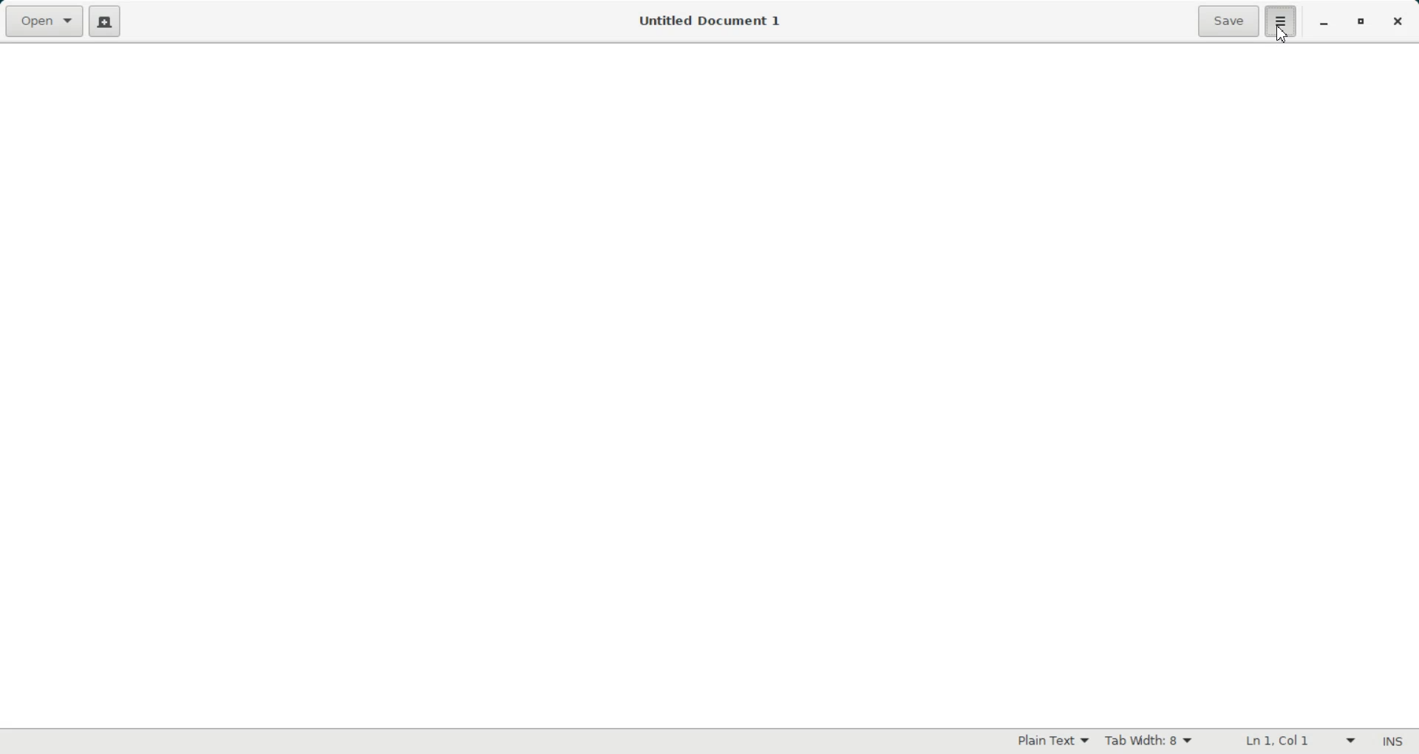 The height and width of the screenshot is (754, 1419). What do you see at coordinates (1053, 741) in the screenshot?
I see `Plain Text` at bounding box center [1053, 741].